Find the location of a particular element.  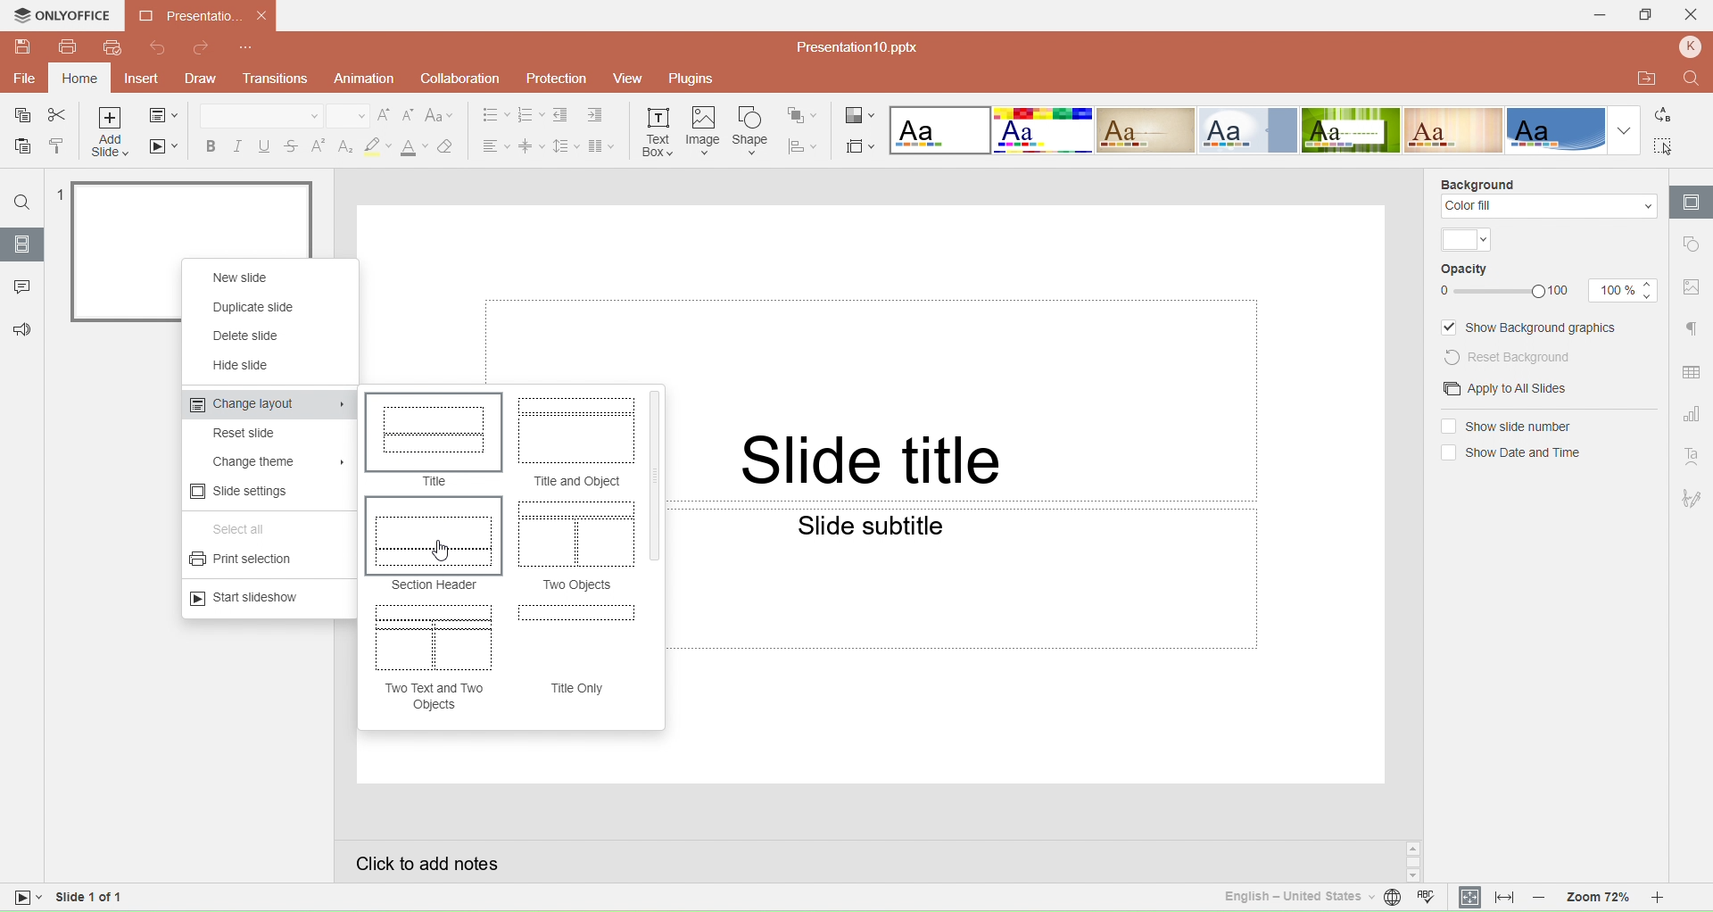

Open file location is located at coordinates (1641, 78).